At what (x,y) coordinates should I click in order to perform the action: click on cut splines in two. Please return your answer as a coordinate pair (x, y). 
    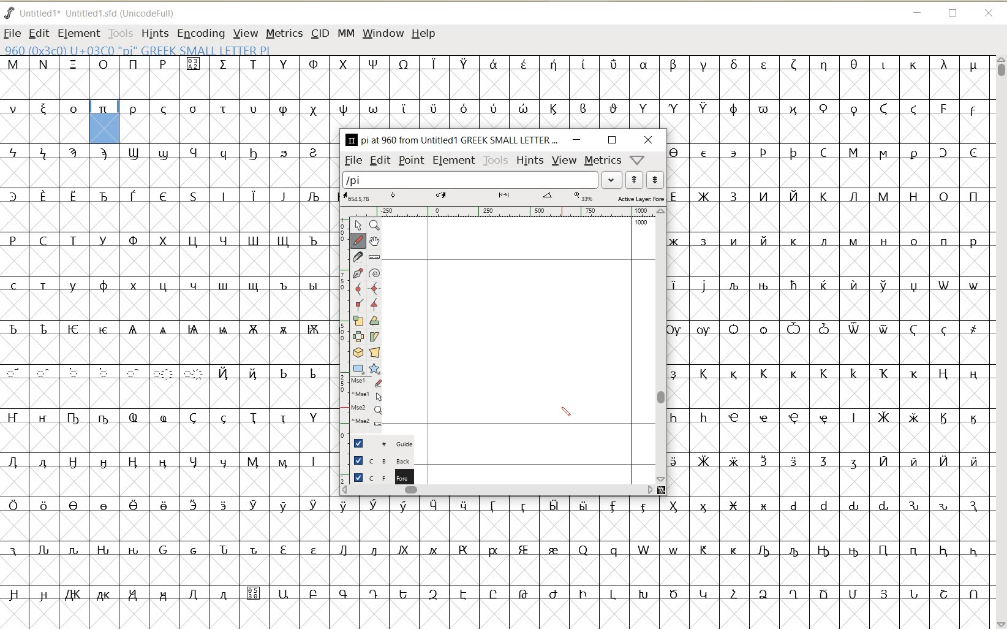
    Looking at the image, I should click on (356, 257).